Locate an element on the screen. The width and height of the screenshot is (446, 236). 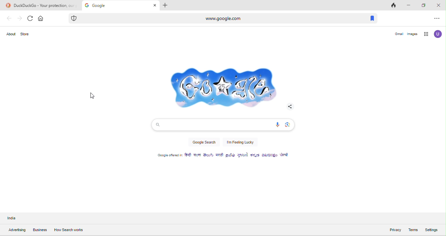
add tab is located at coordinates (167, 5).